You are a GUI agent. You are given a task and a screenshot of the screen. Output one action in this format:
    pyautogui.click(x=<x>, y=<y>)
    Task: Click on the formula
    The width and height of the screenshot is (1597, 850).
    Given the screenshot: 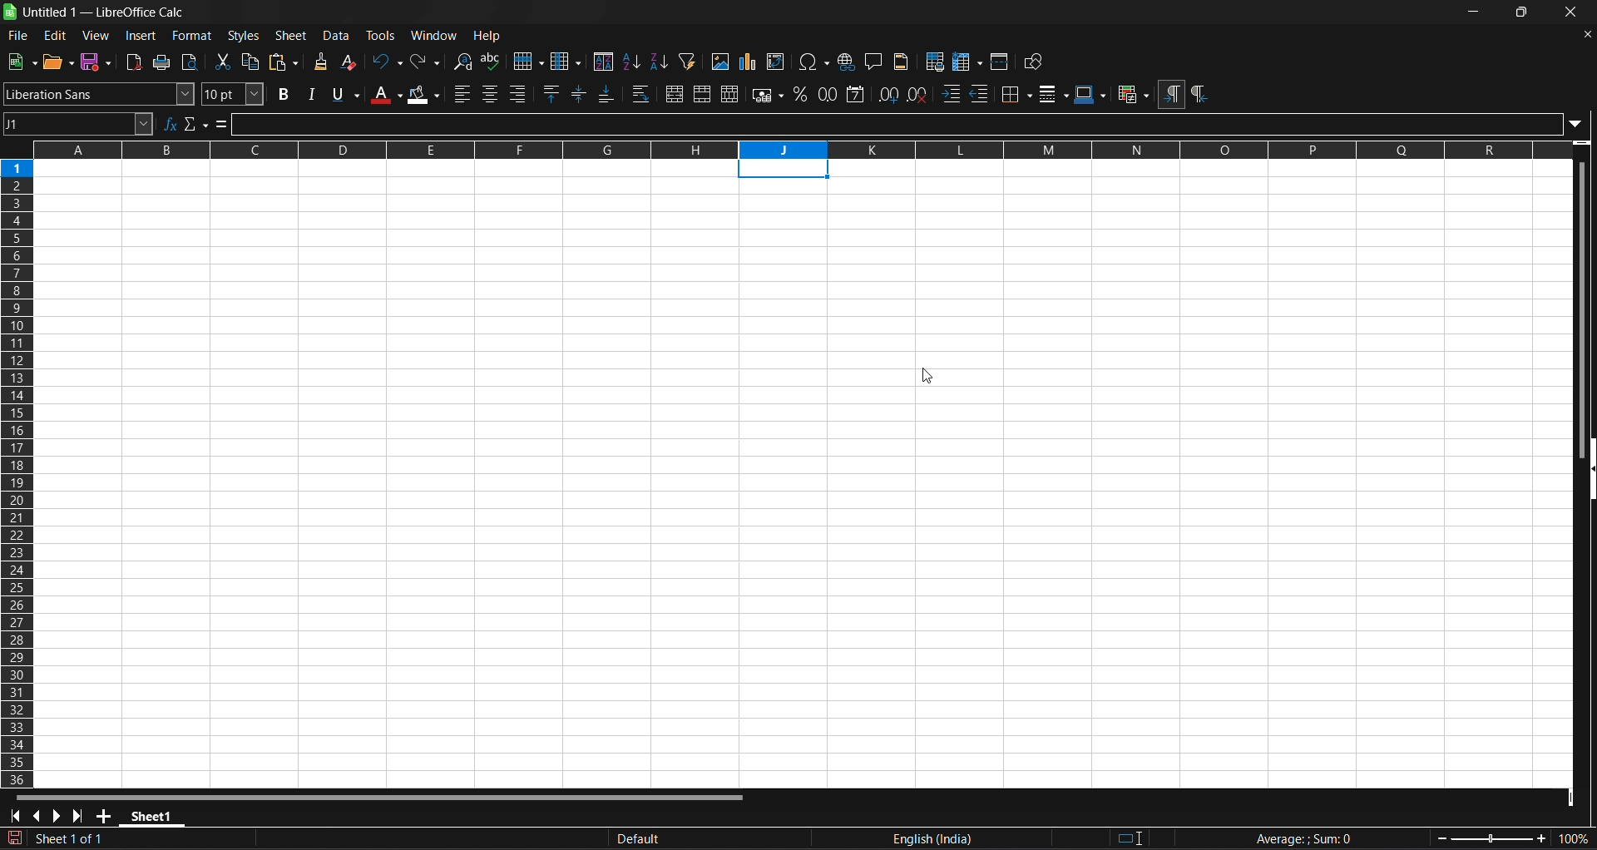 What is the action you would take?
    pyautogui.click(x=1299, y=838)
    